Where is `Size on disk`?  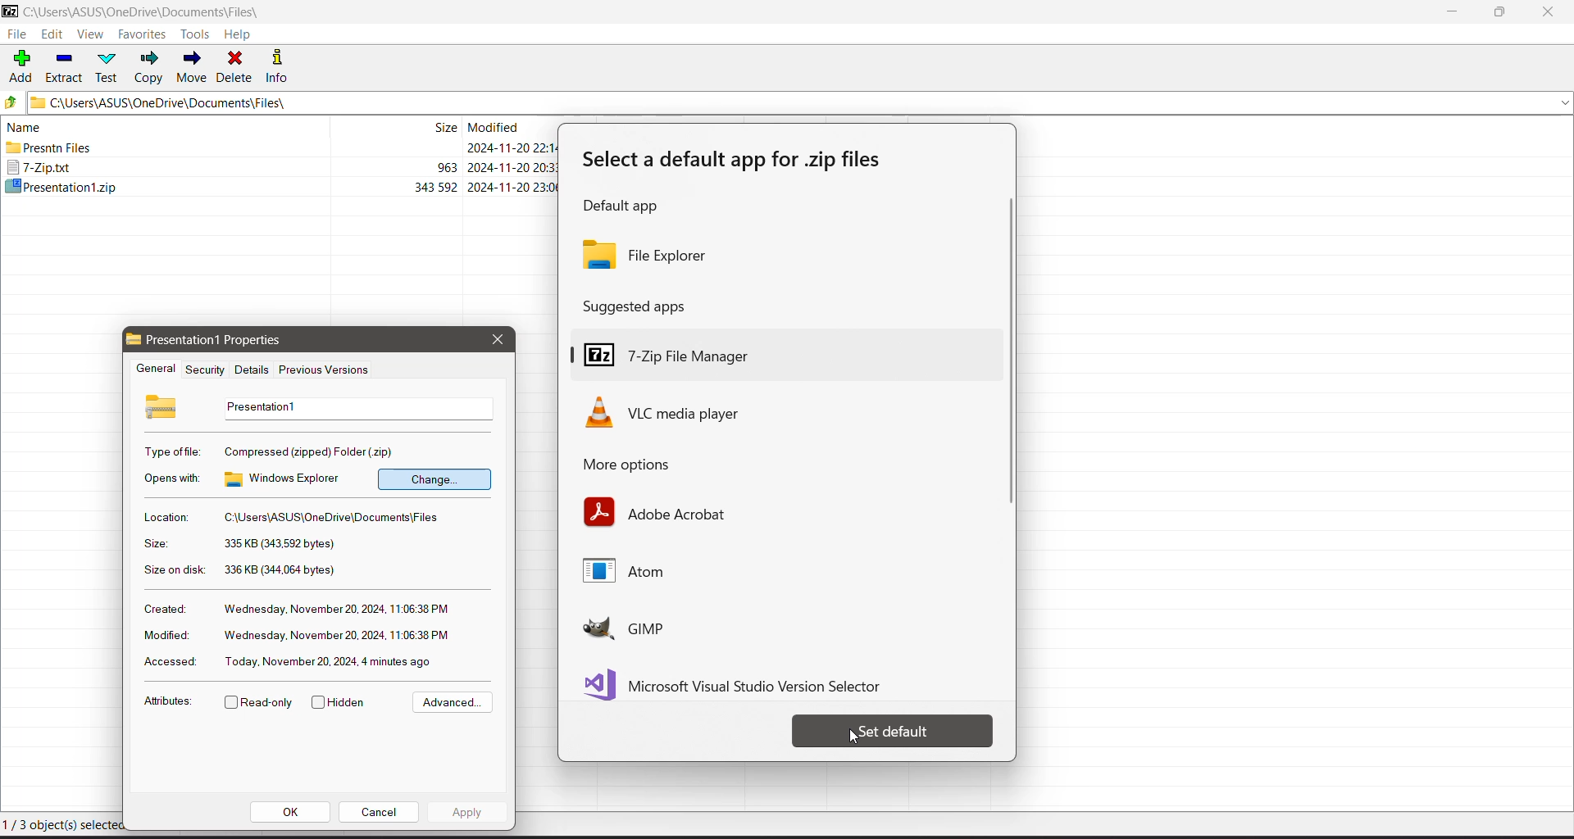 Size on disk is located at coordinates (175, 572).